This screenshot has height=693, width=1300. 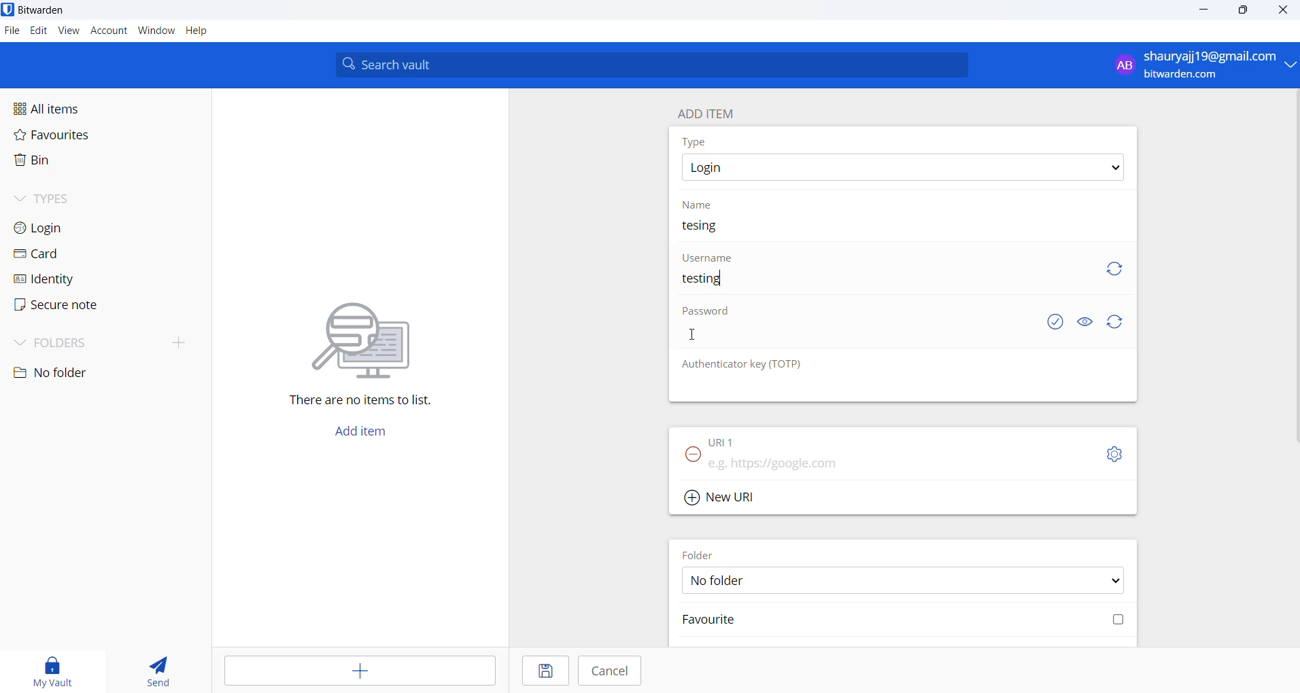 What do you see at coordinates (76, 279) in the screenshot?
I see `identity` at bounding box center [76, 279].